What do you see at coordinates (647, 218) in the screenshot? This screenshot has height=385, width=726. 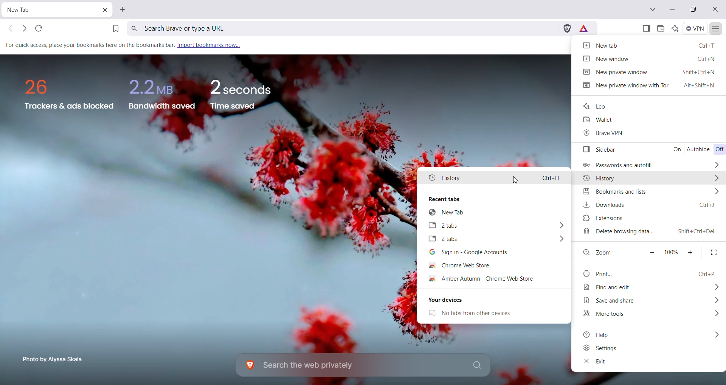 I see `Extensions` at bounding box center [647, 218].